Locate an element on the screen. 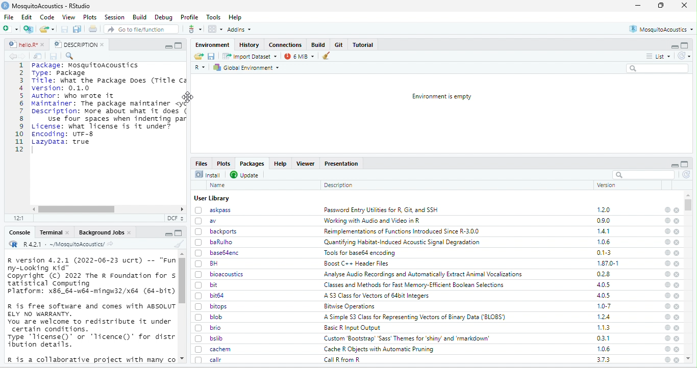 This screenshot has height=368, width=697. close is located at coordinates (676, 285).